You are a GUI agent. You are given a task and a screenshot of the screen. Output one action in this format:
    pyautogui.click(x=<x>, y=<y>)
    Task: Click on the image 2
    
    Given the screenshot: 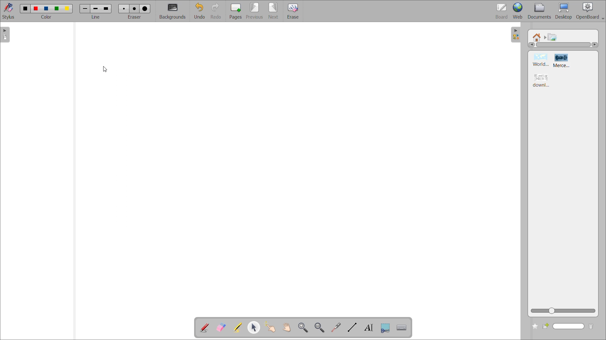 What is the action you would take?
    pyautogui.click(x=564, y=61)
    